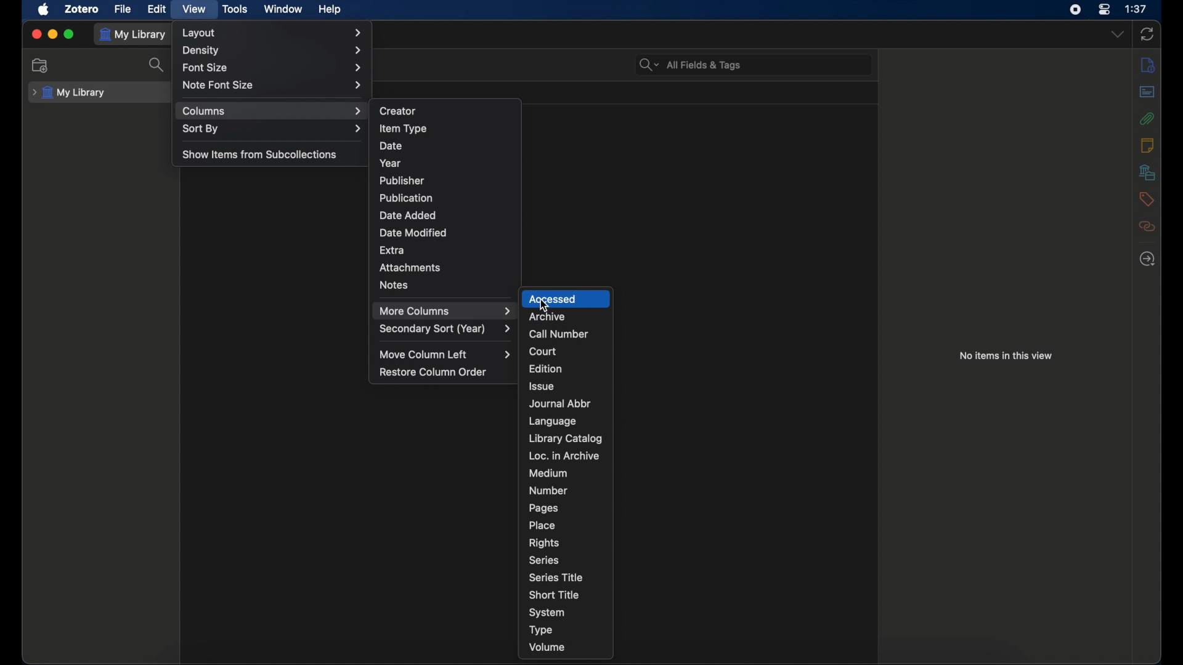 The height and width of the screenshot is (665, 1183). I want to click on publication, so click(407, 197).